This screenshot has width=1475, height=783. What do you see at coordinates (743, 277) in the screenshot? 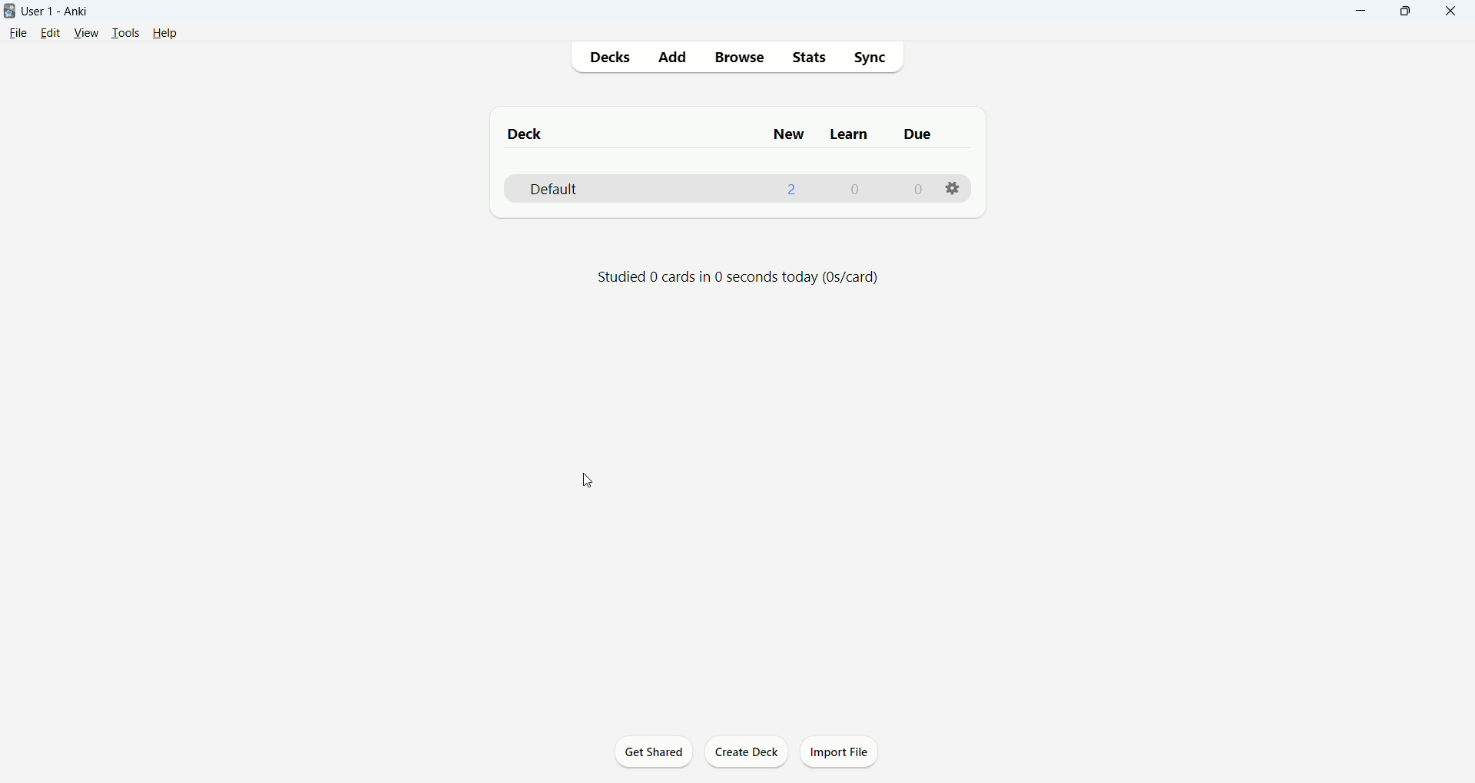
I see `text` at bounding box center [743, 277].